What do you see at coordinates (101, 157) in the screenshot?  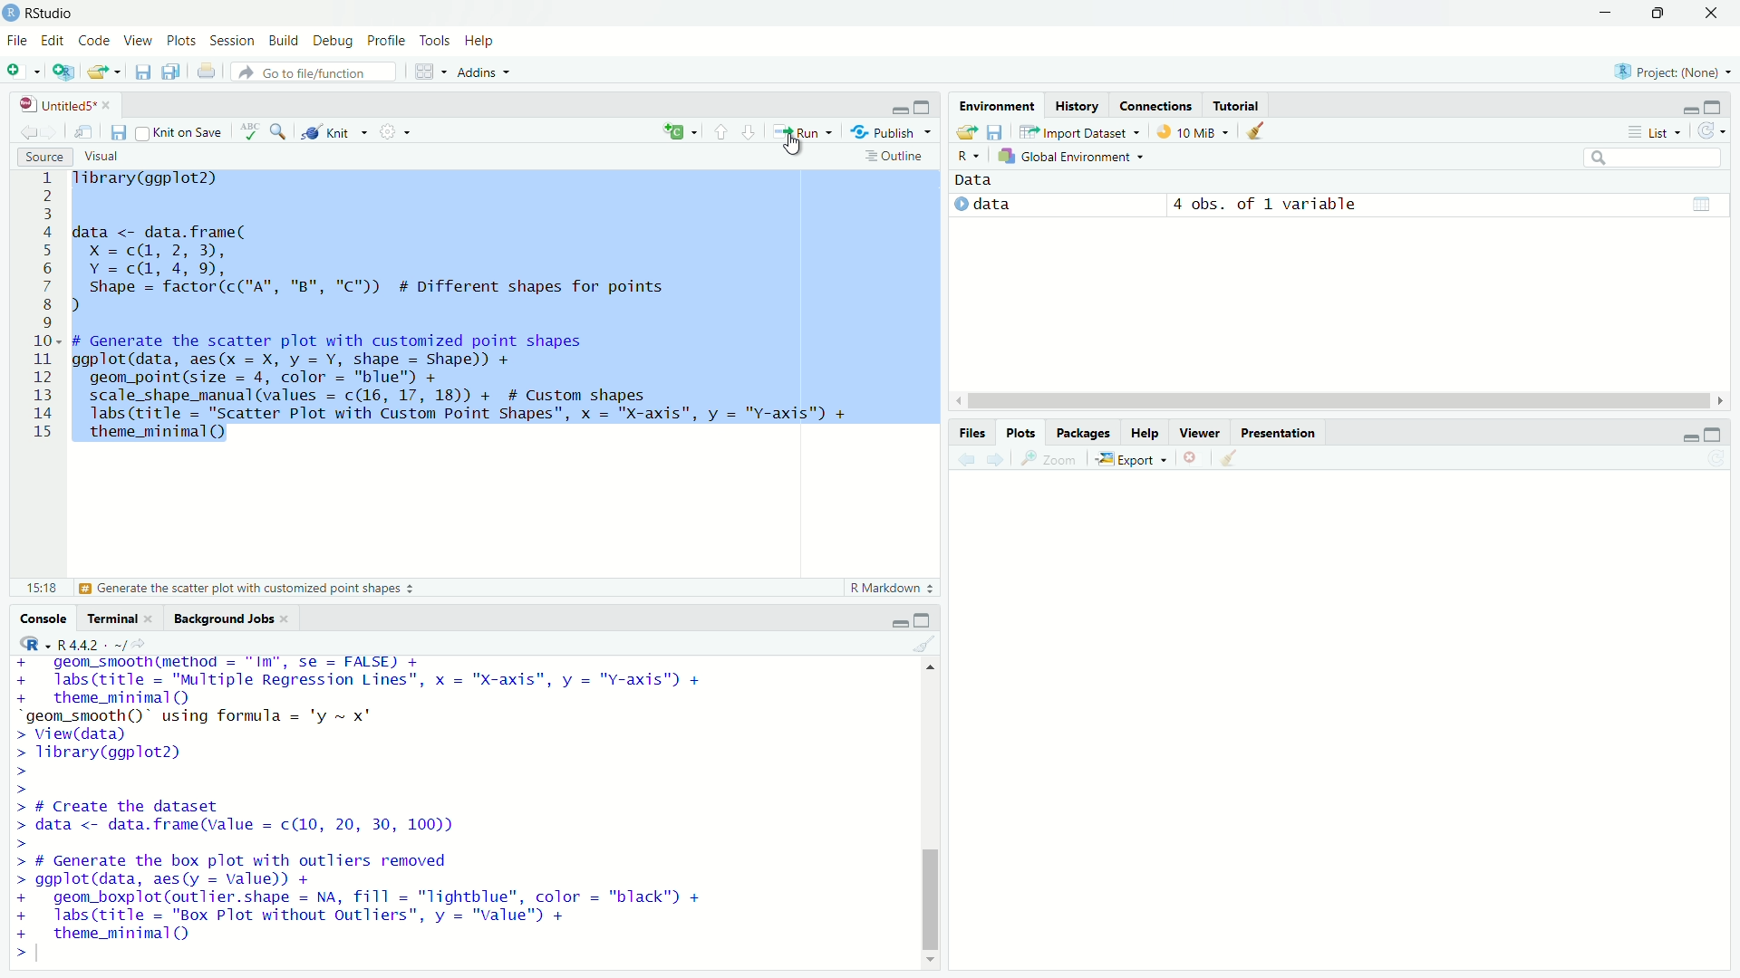 I see `Visual` at bounding box center [101, 157].